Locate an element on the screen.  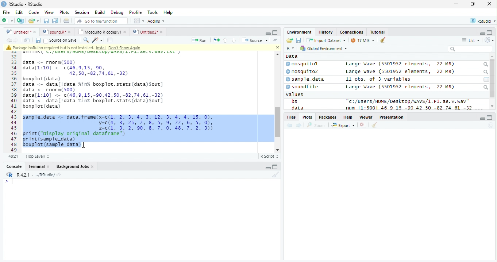
maximize is located at coordinates (472, 4).